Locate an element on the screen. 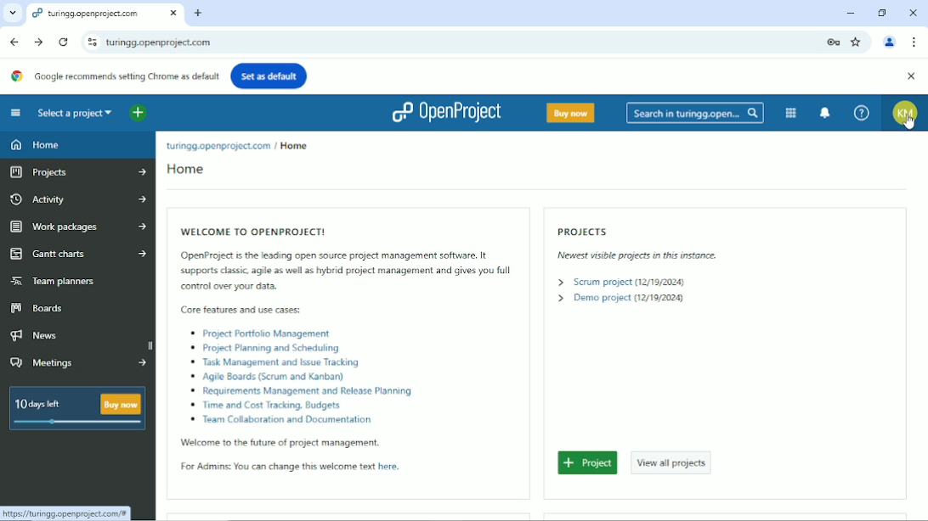 This screenshot has width=928, height=521. Forward is located at coordinates (37, 42).